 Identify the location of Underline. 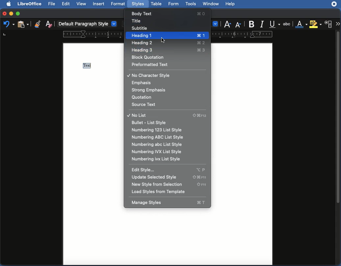
(275, 24).